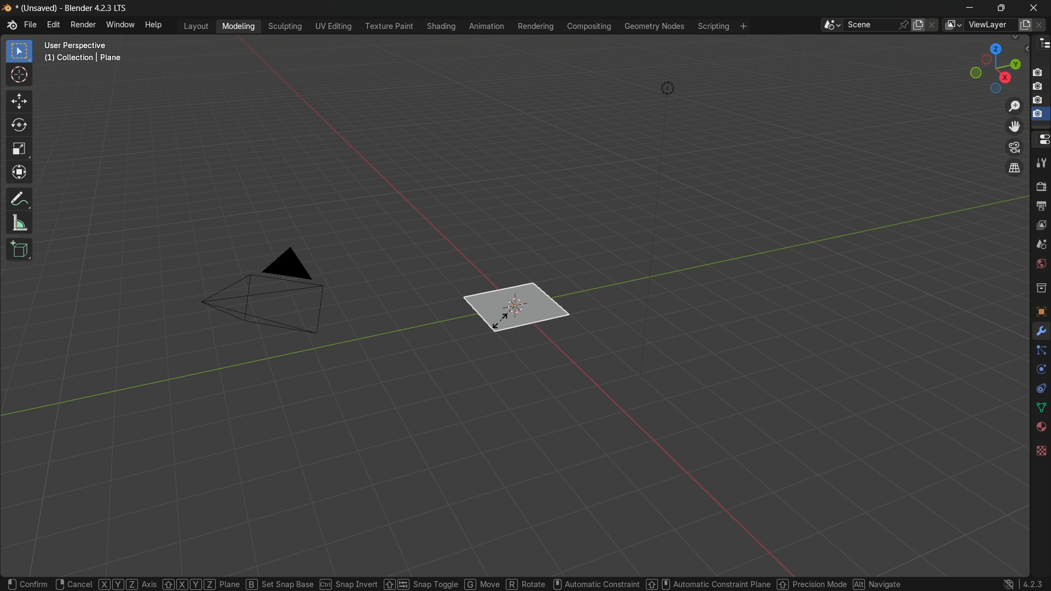  What do you see at coordinates (20, 51) in the screenshot?
I see `select box` at bounding box center [20, 51].